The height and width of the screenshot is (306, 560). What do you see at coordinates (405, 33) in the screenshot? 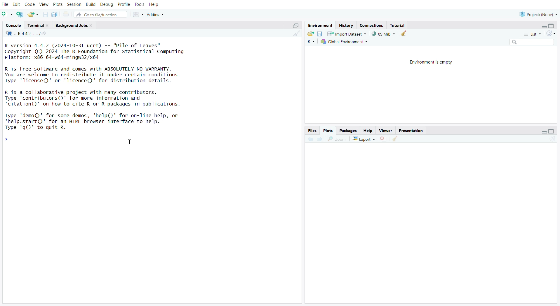
I see `Clear console (Ctrl + L)` at bounding box center [405, 33].